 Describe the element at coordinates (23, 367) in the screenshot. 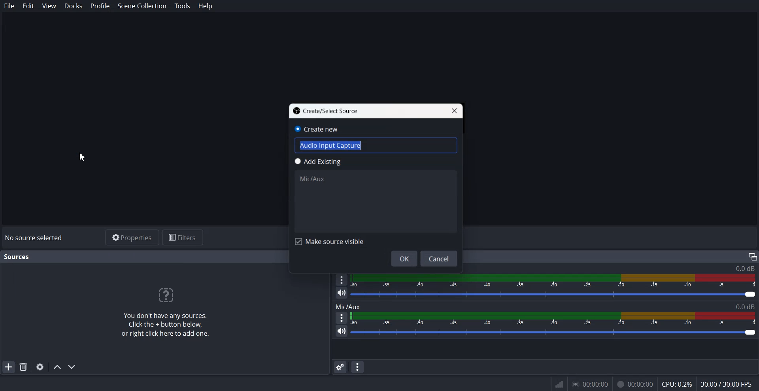

I see `Remove Selected Source` at that location.